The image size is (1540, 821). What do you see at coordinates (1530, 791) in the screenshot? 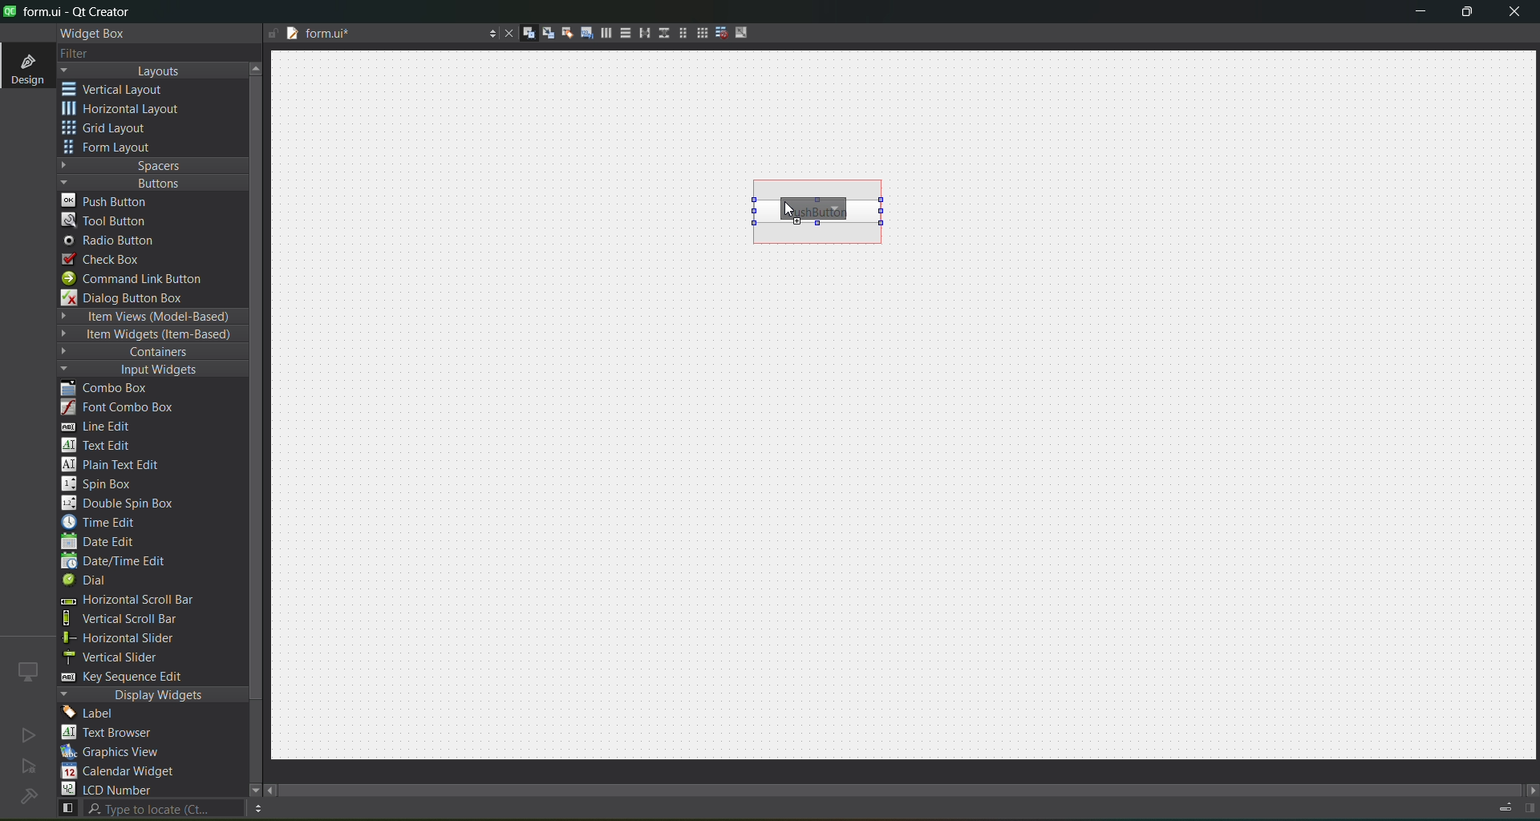
I see `move right` at bounding box center [1530, 791].